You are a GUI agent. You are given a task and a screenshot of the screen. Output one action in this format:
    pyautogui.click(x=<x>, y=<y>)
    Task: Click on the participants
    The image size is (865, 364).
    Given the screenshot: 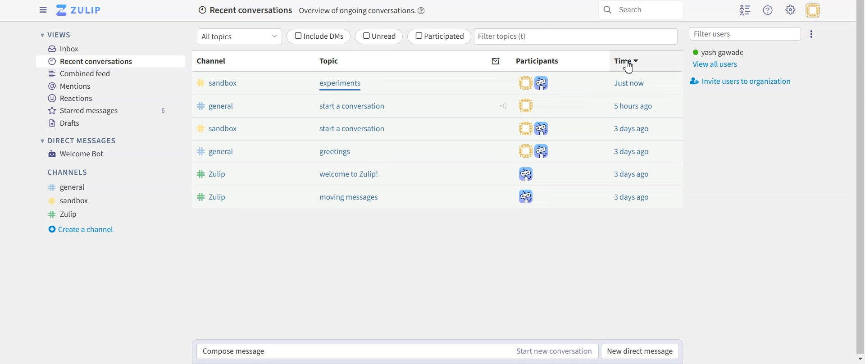 What is the action you would take?
    pyautogui.click(x=533, y=196)
    